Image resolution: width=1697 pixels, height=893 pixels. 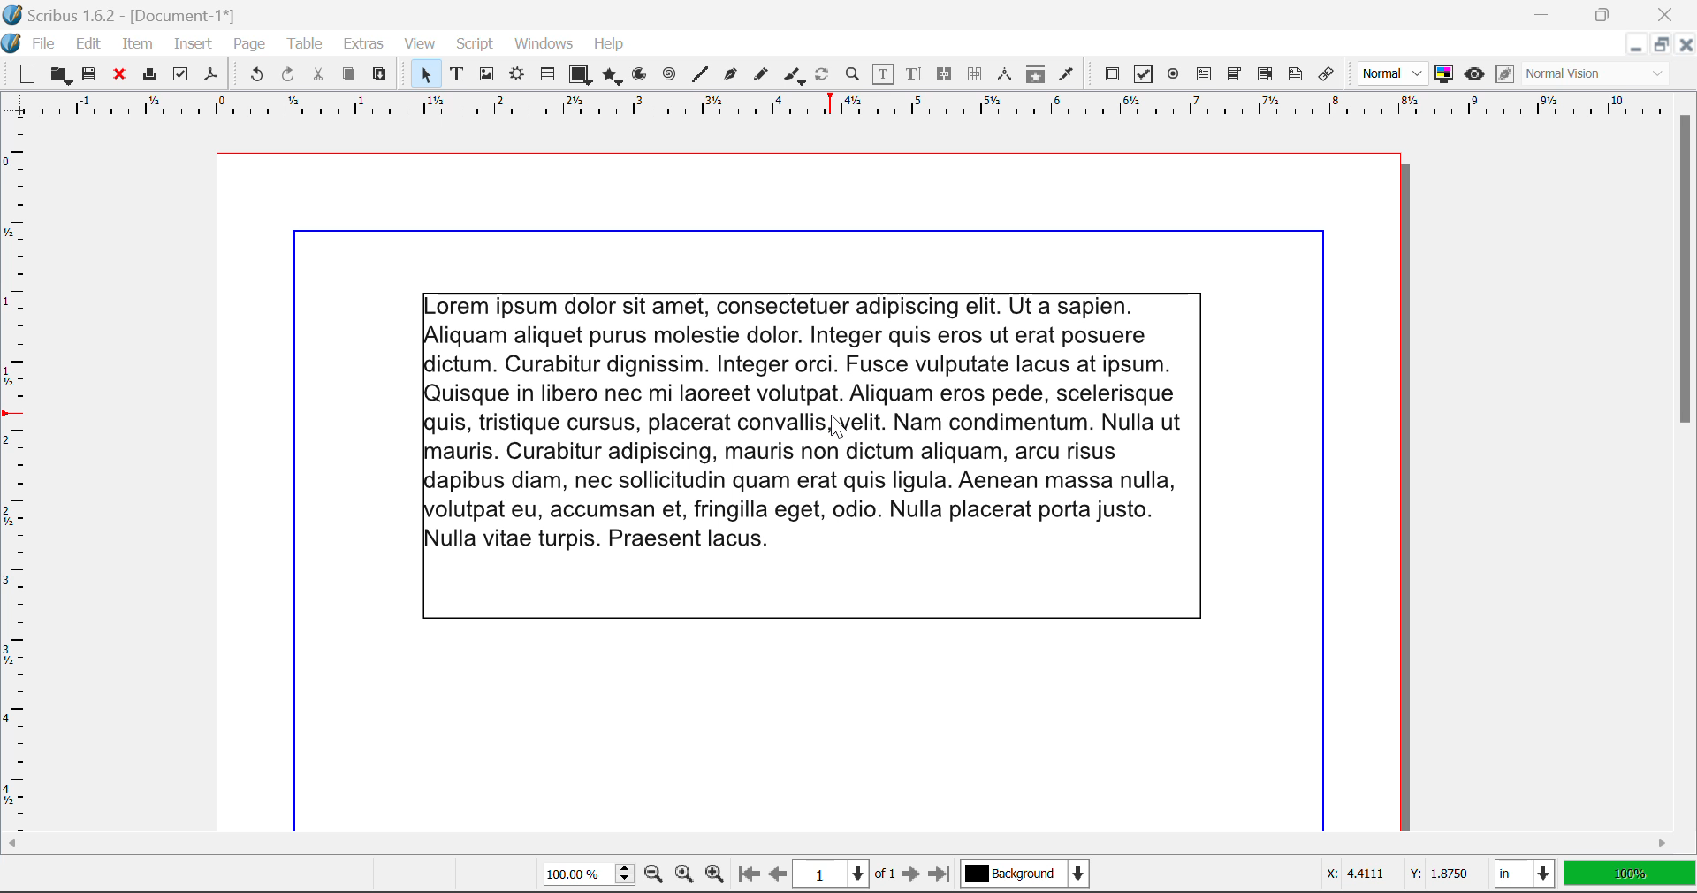 I want to click on Copy, so click(x=350, y=74).